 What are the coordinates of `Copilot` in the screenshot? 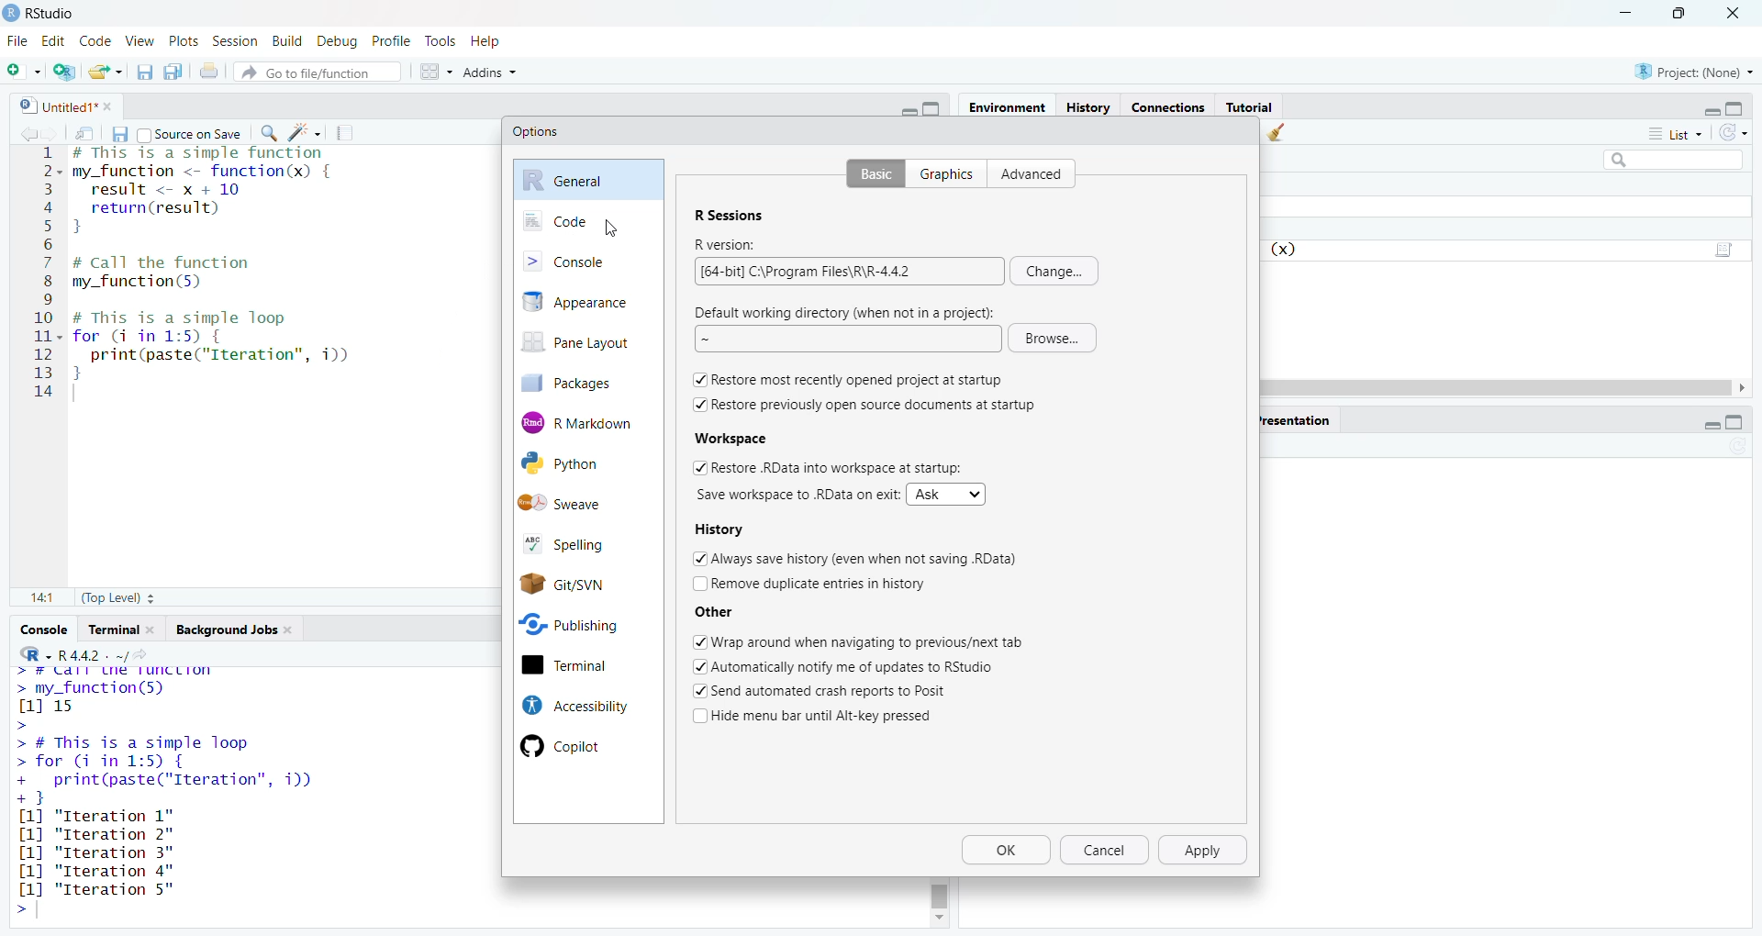 It's located at (571, 747).